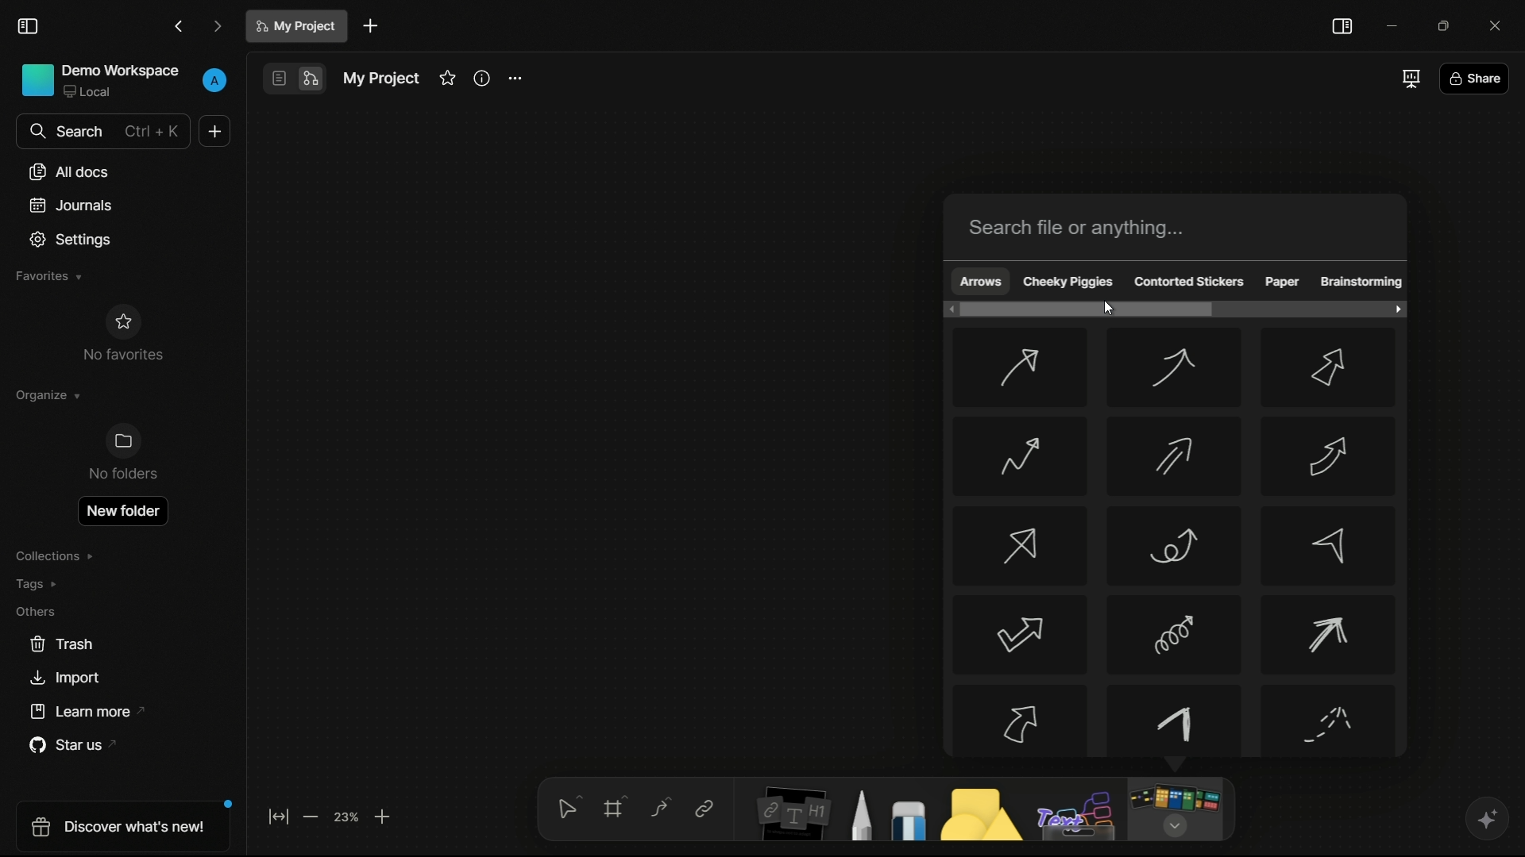  I want to click on scroll bar, so click(1088, 309).